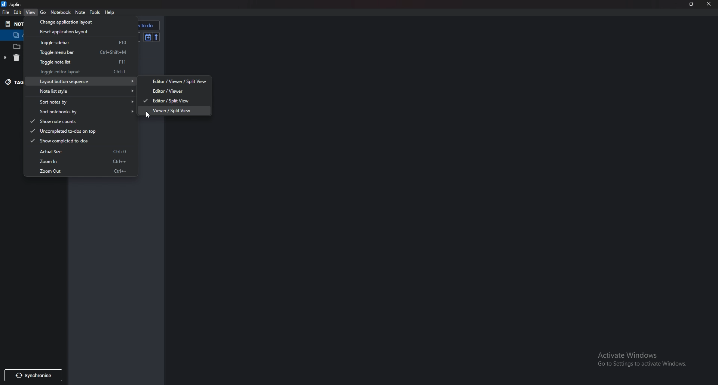 Image resolution: width=718 pixels, height=385 pixels. I want to click on Sort notes by, so click(82, 101).